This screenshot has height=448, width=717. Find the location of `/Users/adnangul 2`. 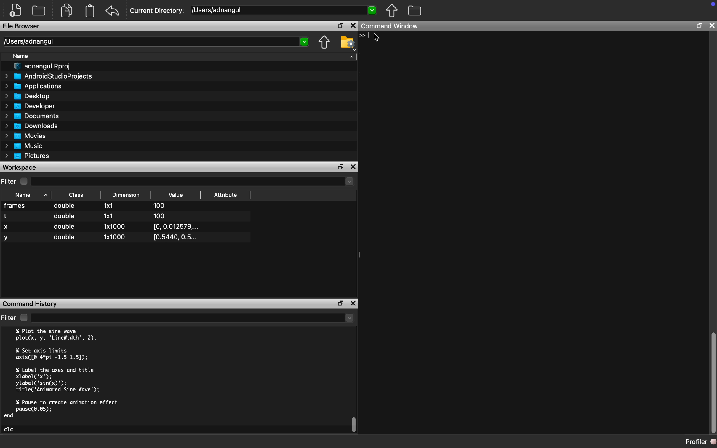

/Users/adnangul 2 is located at coordinates (158, 42).